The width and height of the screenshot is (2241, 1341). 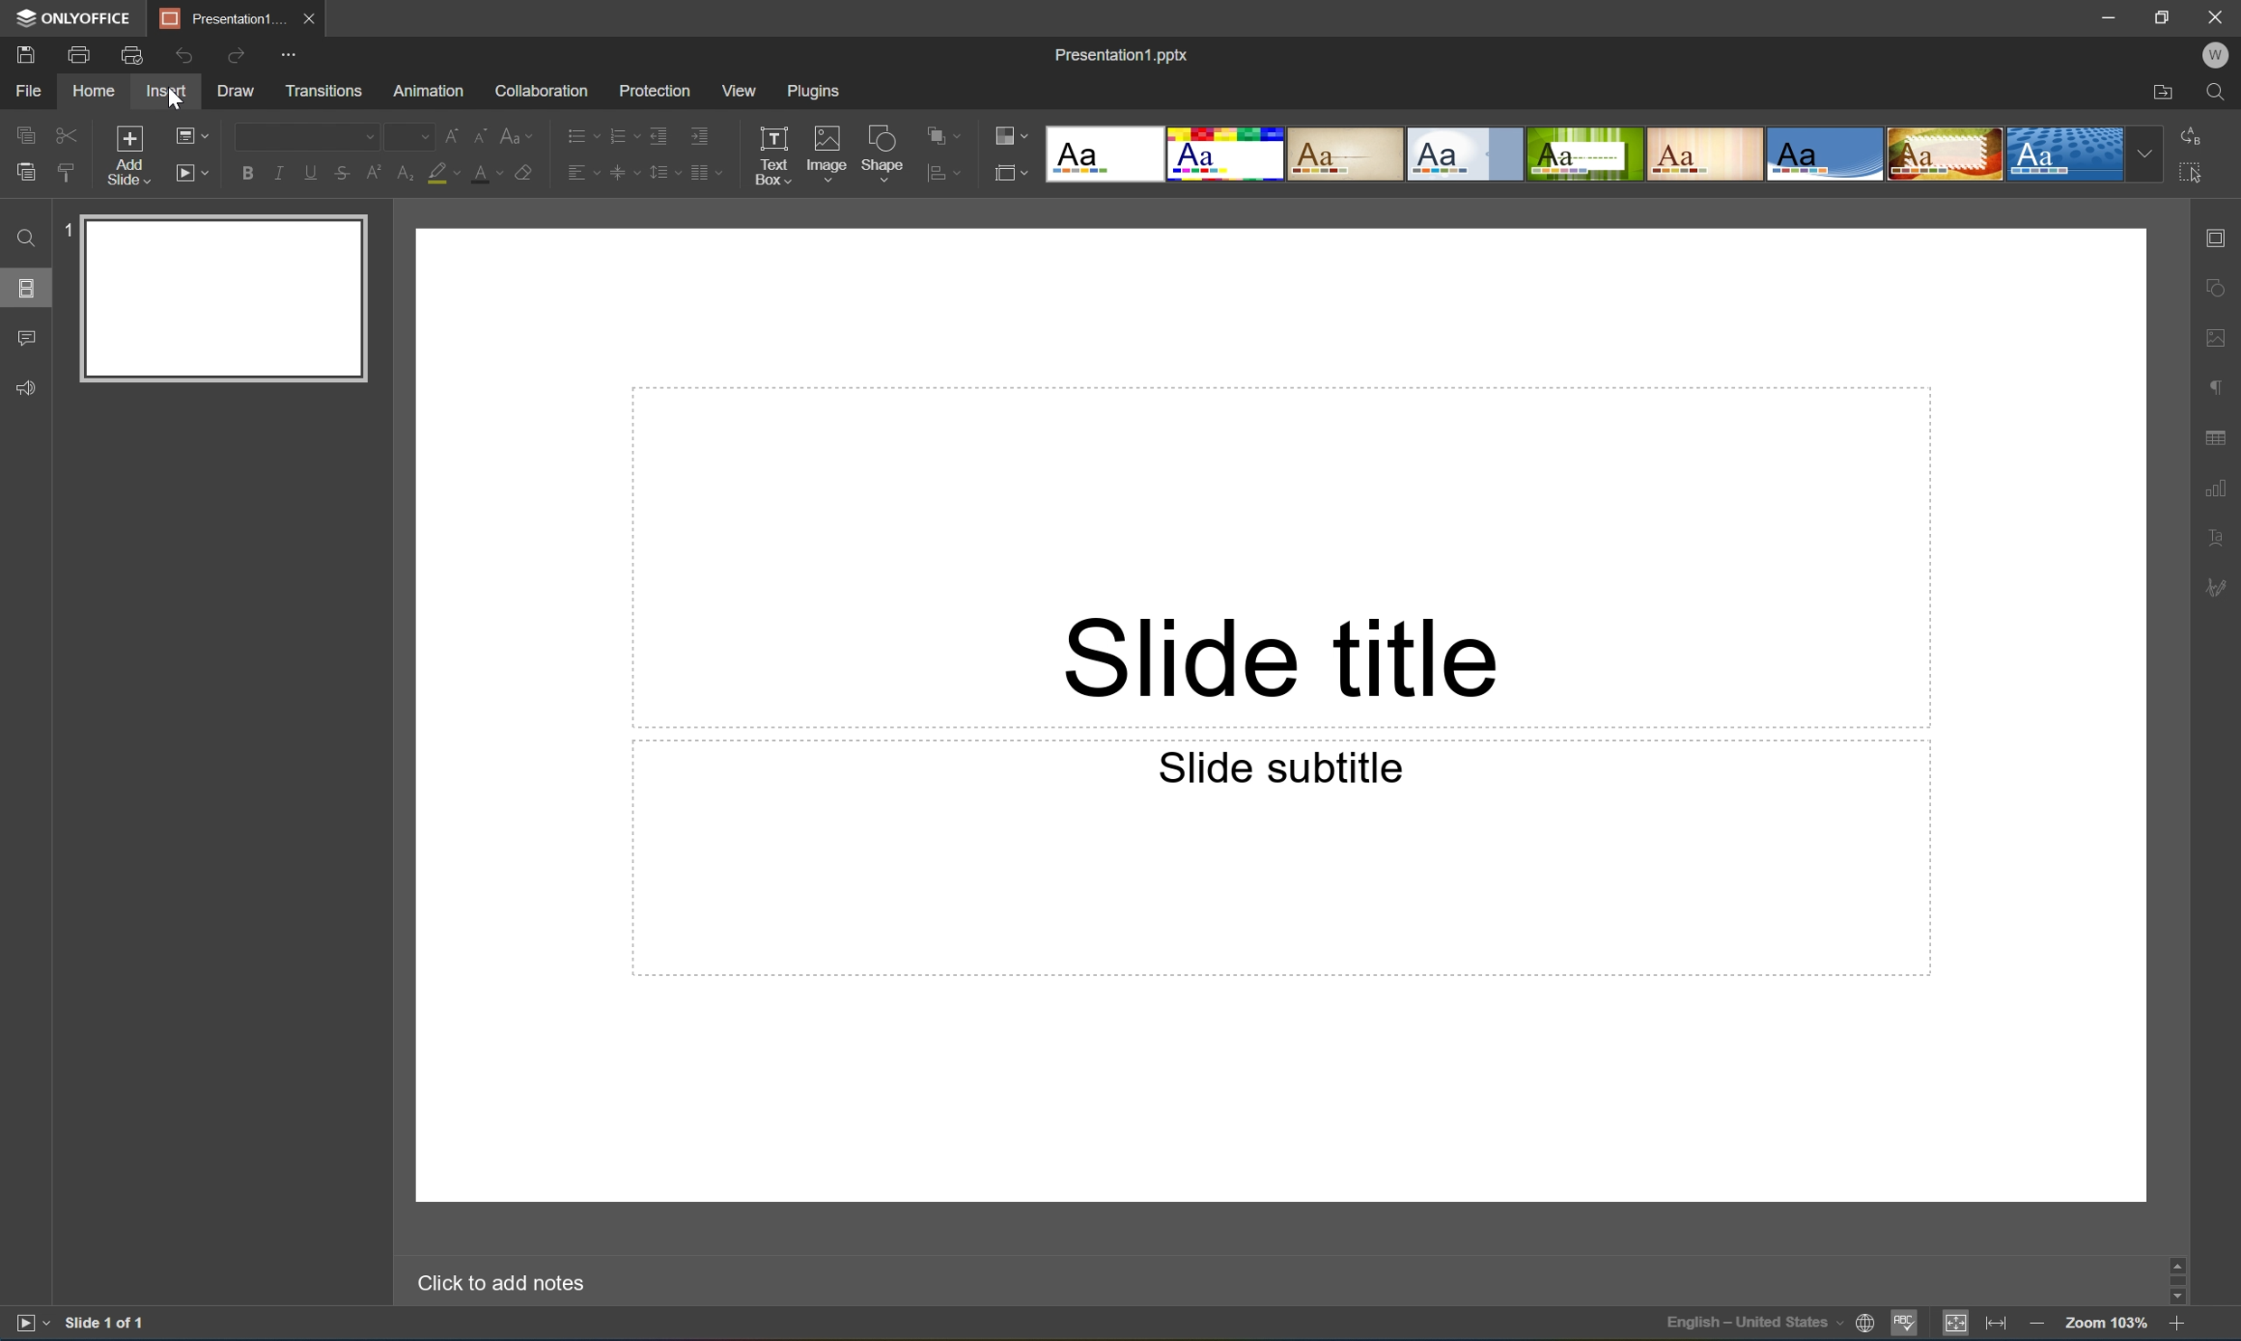 What do you see at coordinates (174, 94) in the screenshot?
I see `mouse pointer` at bounding box center [174, 94].